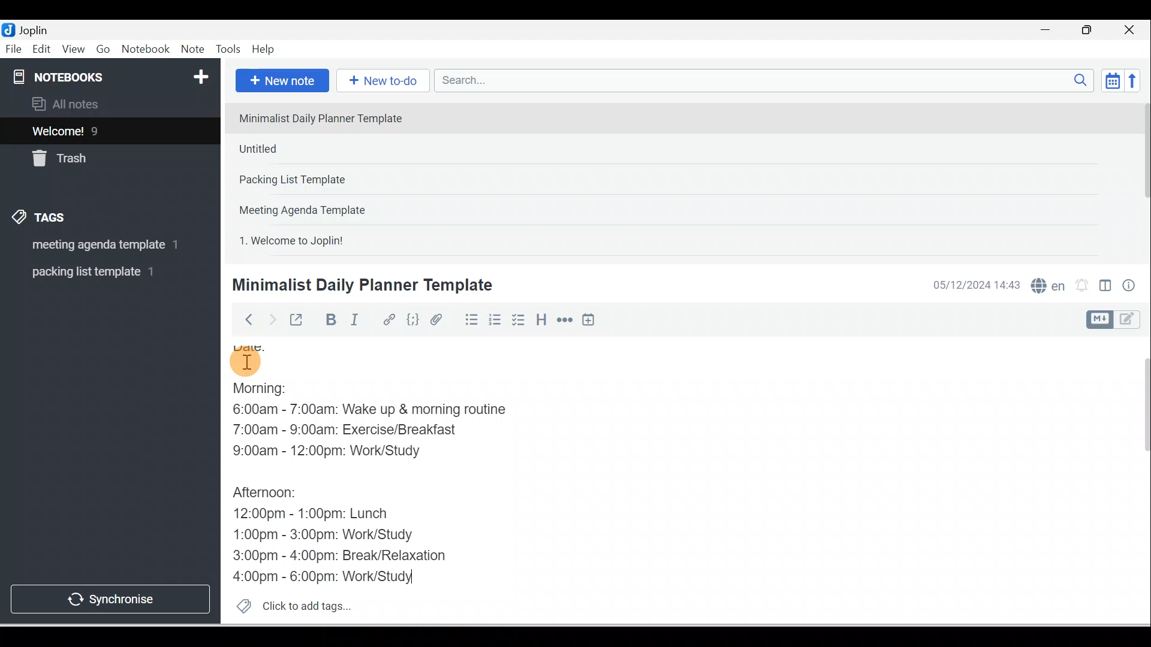 This screenshot has height=647, width=1151. I want to click on Toggle editor layout, so click(1117, 320).